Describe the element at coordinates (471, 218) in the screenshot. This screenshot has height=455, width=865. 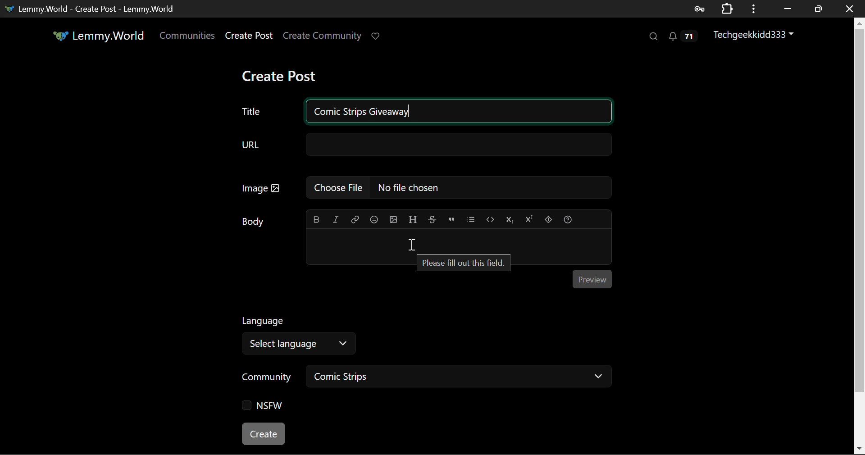
I see `list` at that location.